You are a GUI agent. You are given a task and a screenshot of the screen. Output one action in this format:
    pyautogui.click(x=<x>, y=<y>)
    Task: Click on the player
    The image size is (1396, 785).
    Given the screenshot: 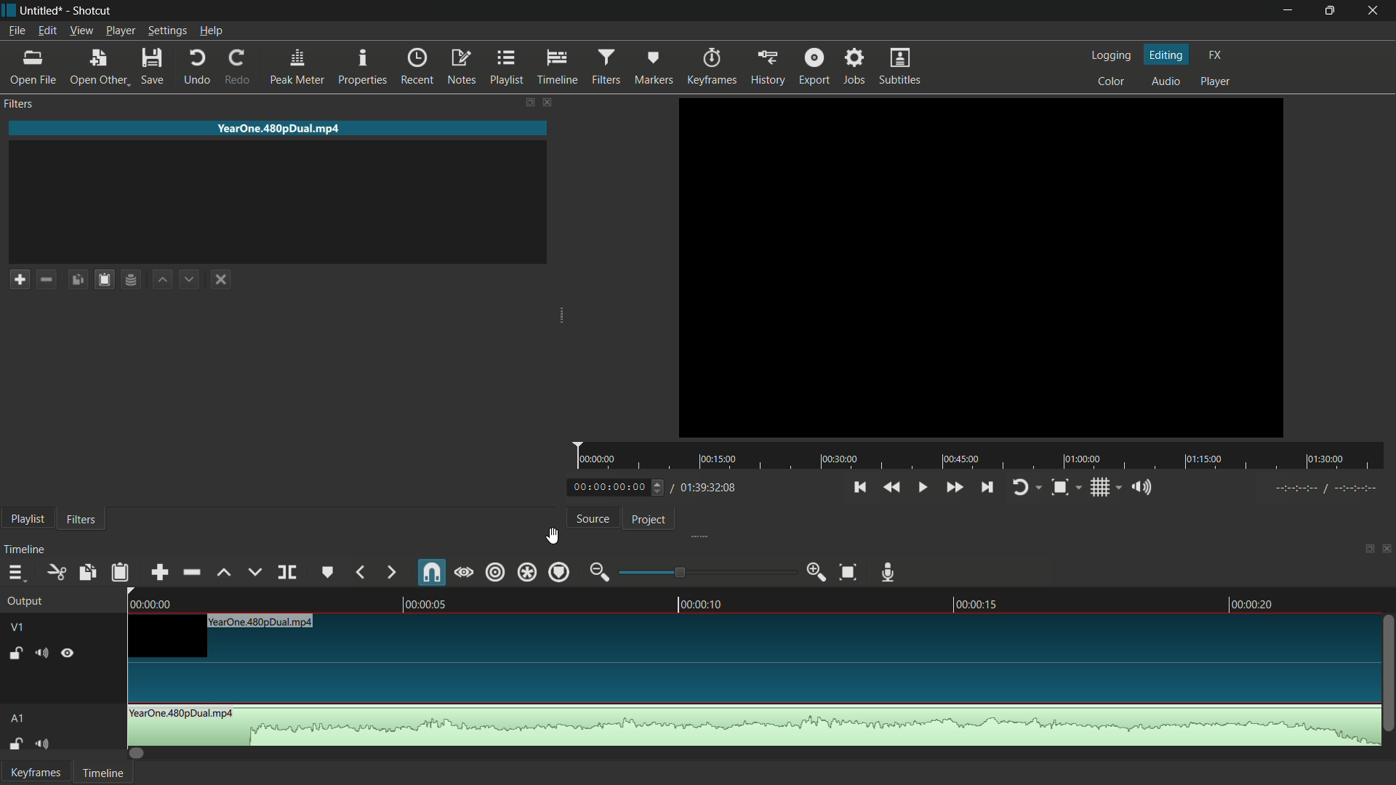 What is the action you would take?
    pyautogui.click(x=1219, y=80)
    